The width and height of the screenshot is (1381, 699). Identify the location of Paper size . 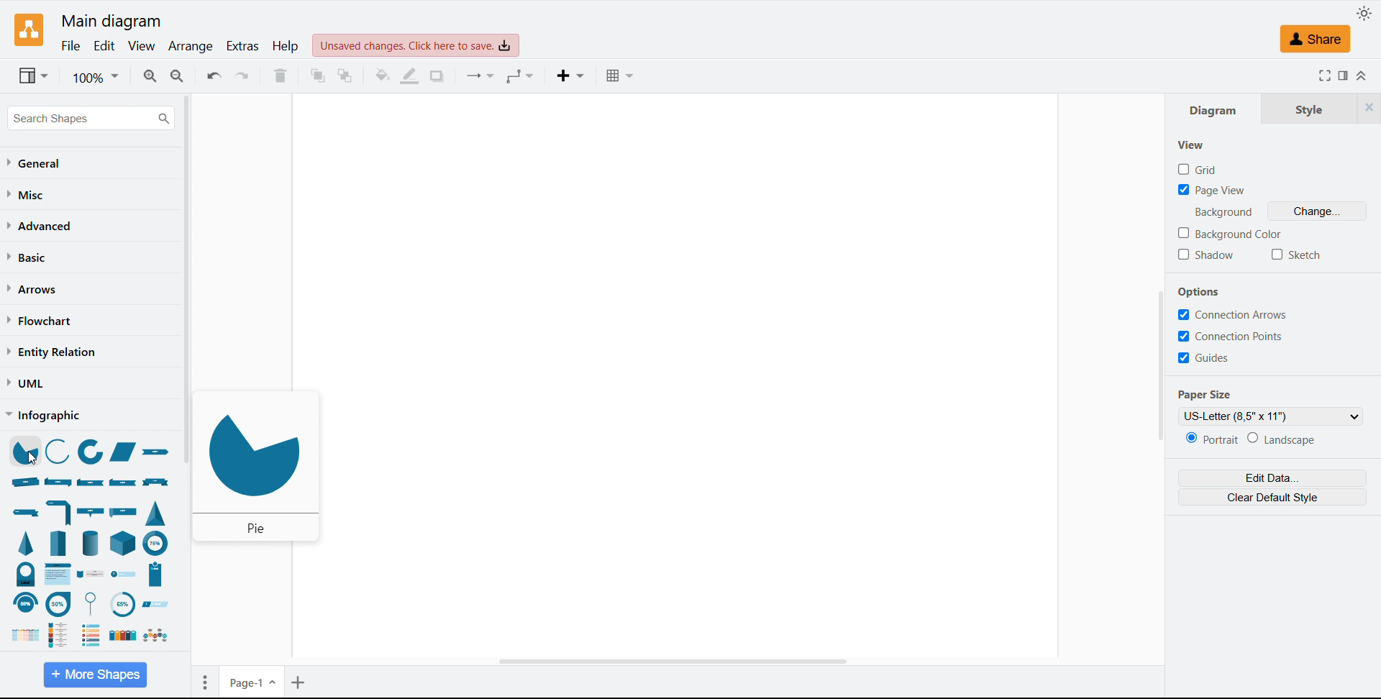
(1203, 394).